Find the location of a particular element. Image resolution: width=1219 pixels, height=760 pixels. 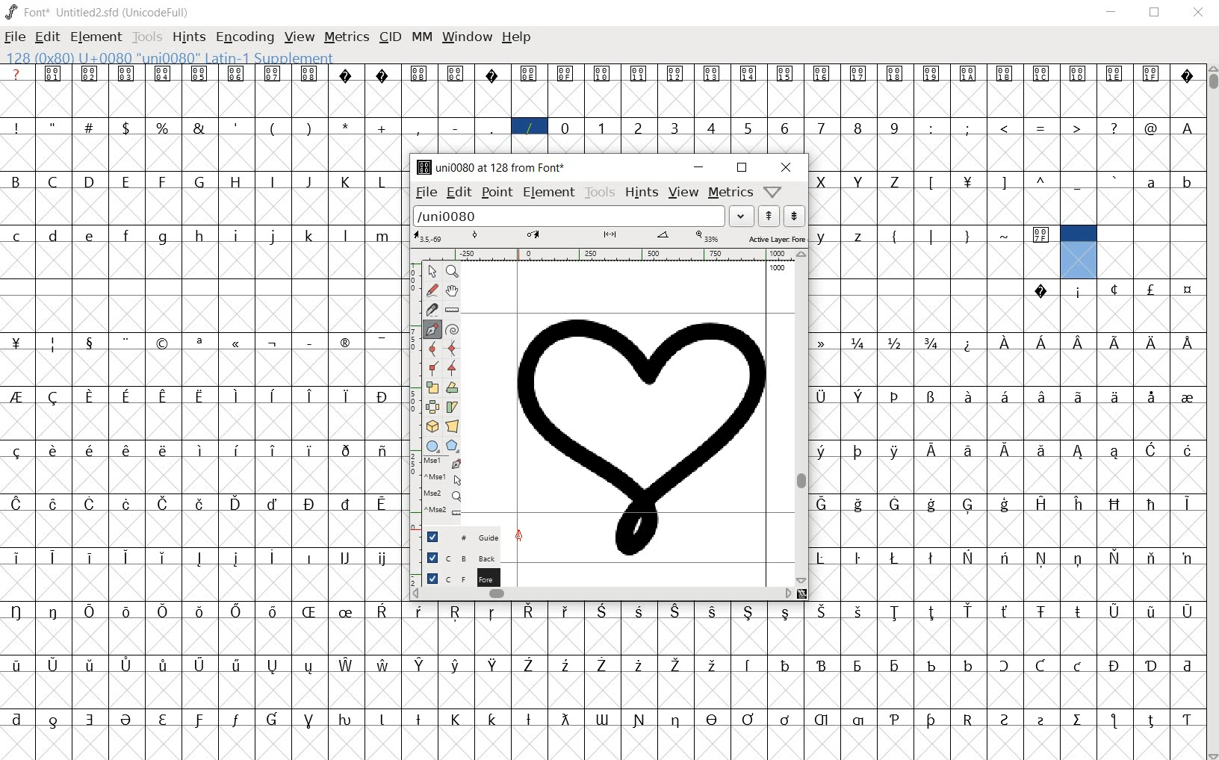

glyph is located at coordinates (492, 128).